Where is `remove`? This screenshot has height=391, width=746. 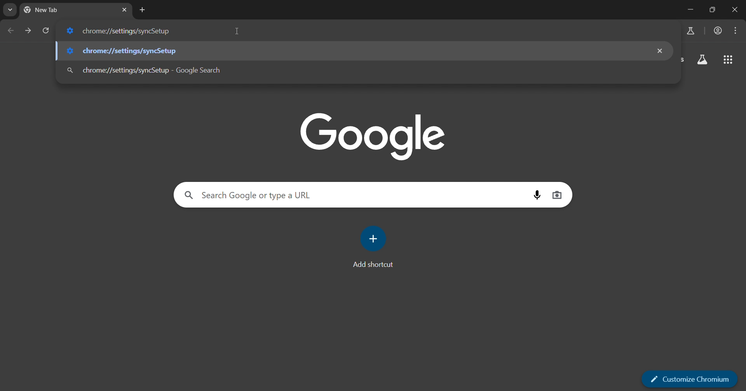 remove is located at coordinates (661, 50).